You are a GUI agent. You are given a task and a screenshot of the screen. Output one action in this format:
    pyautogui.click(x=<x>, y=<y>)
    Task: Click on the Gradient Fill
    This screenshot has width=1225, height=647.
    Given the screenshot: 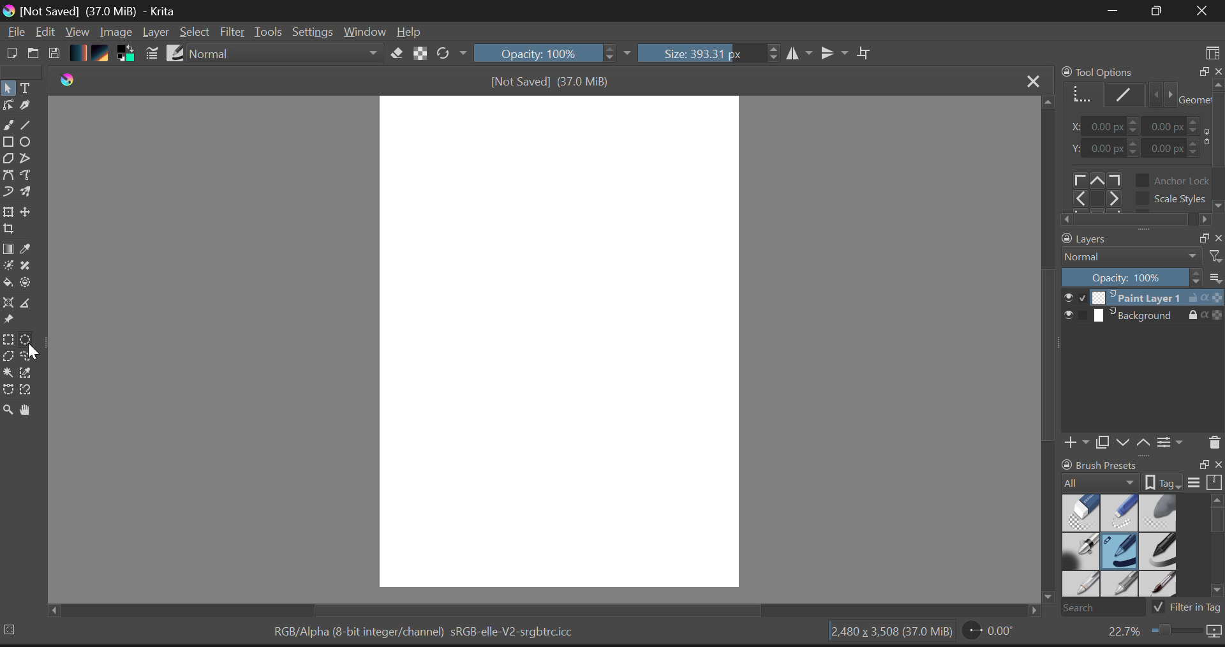 What is the action you would take?
    pyautogui.click(x=8, y=250)
    